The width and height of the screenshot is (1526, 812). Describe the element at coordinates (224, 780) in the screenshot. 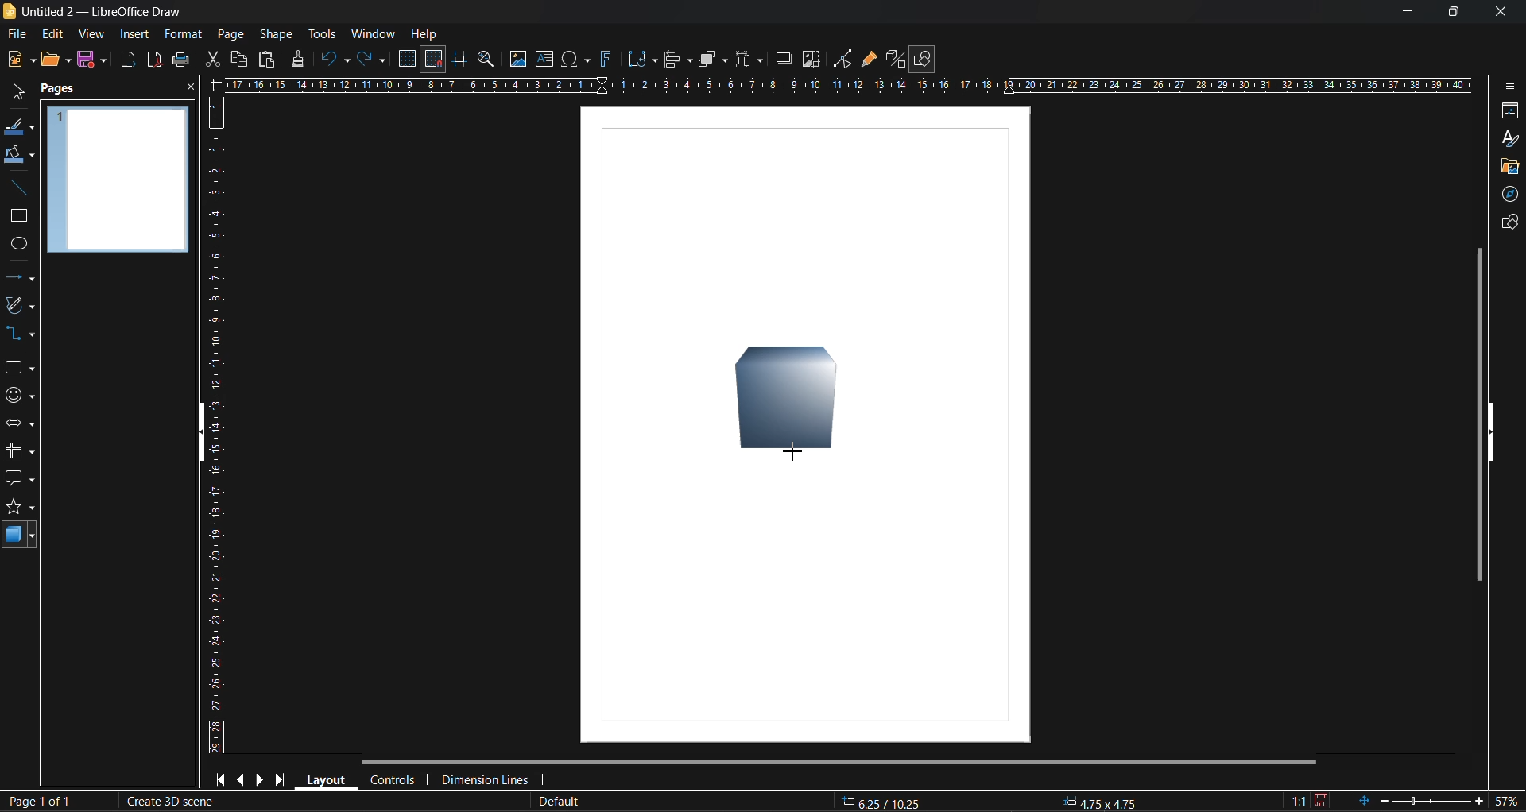

I see `first` at that location.